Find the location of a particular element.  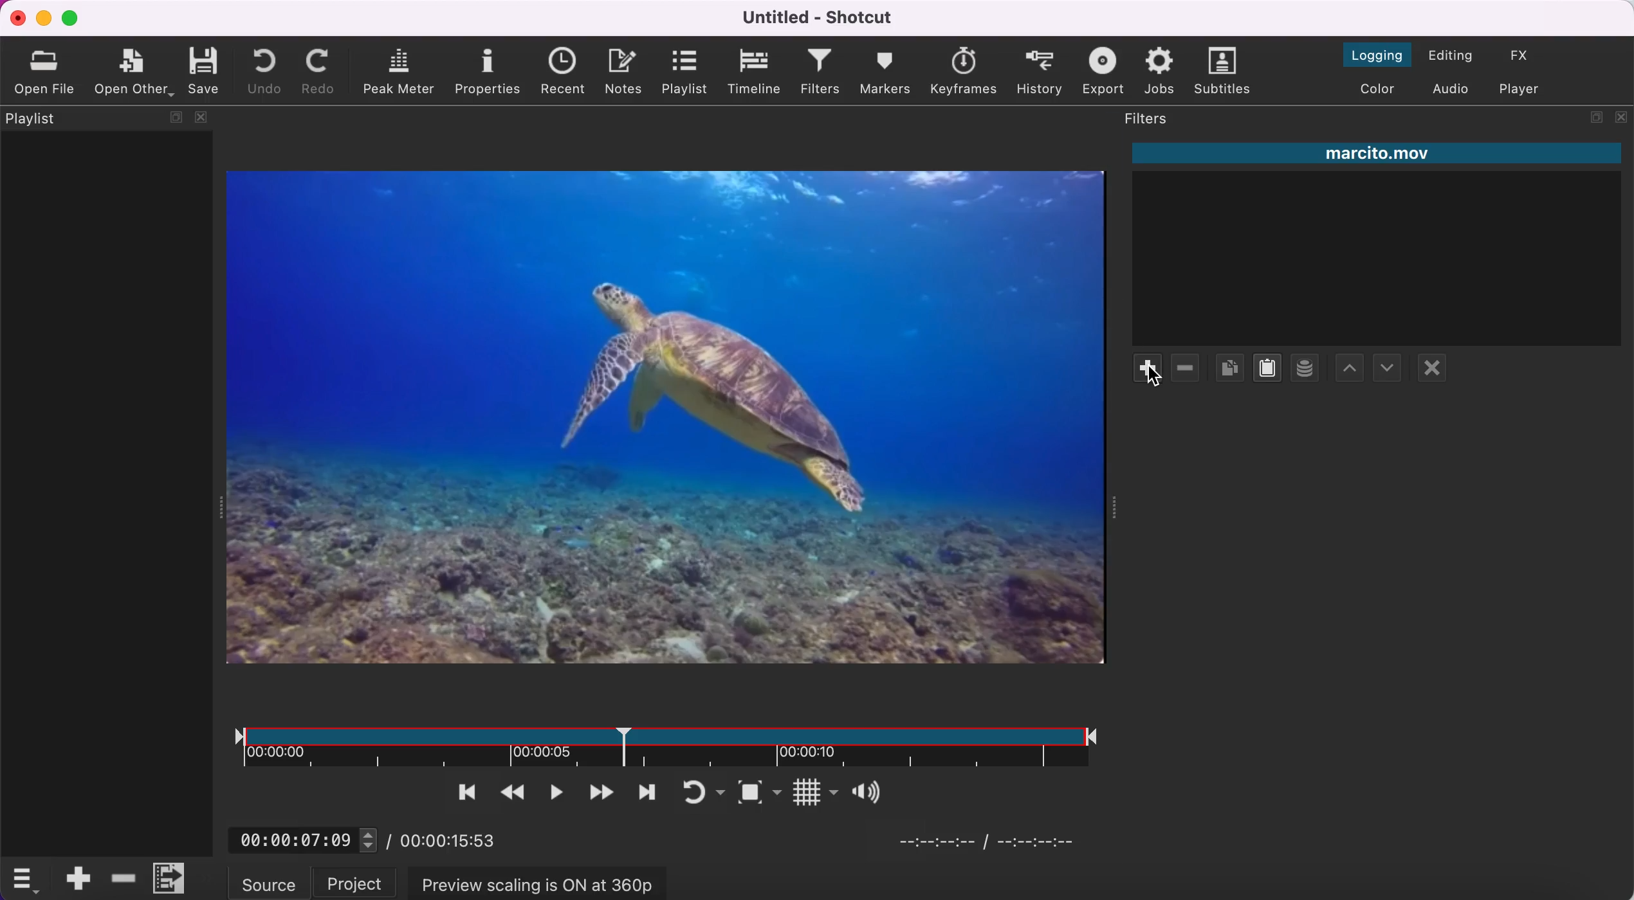

markers is located at coordinates (886, 73).